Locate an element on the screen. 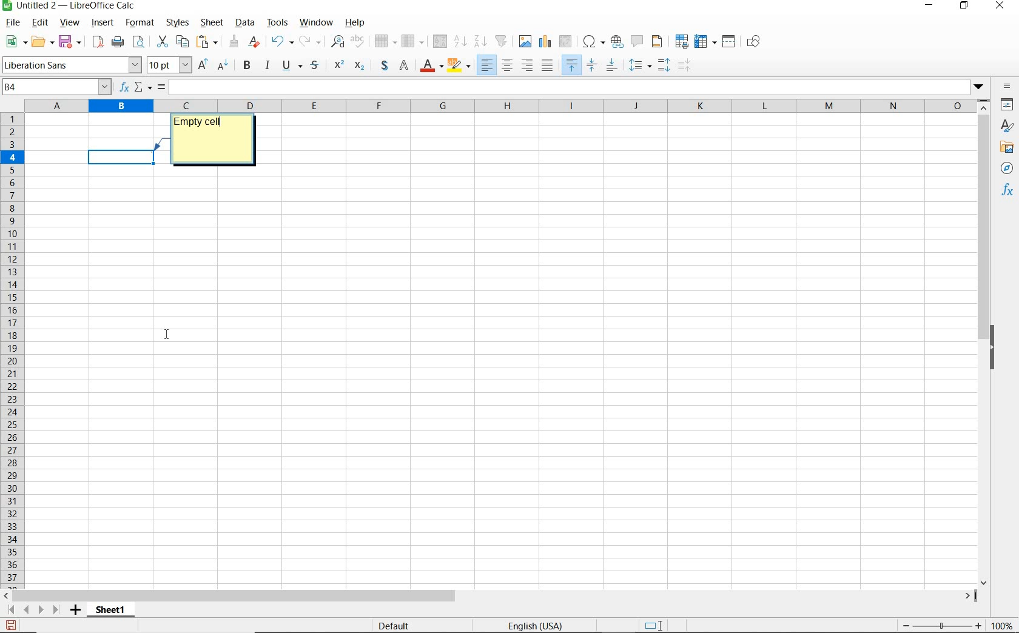  background color is located at coordinates (459, 66).